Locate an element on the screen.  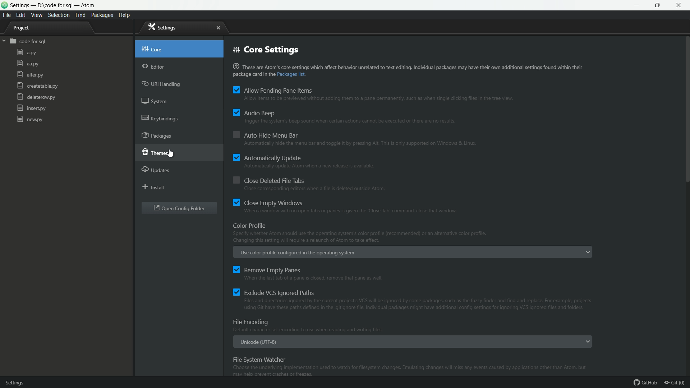
core settings is located at coordinates (266, 50).